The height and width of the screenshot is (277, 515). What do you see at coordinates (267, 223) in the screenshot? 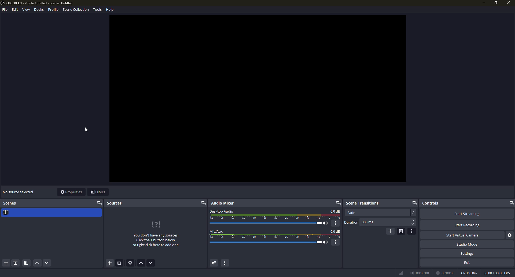
I see `volume` at bounding box center [267, 223].